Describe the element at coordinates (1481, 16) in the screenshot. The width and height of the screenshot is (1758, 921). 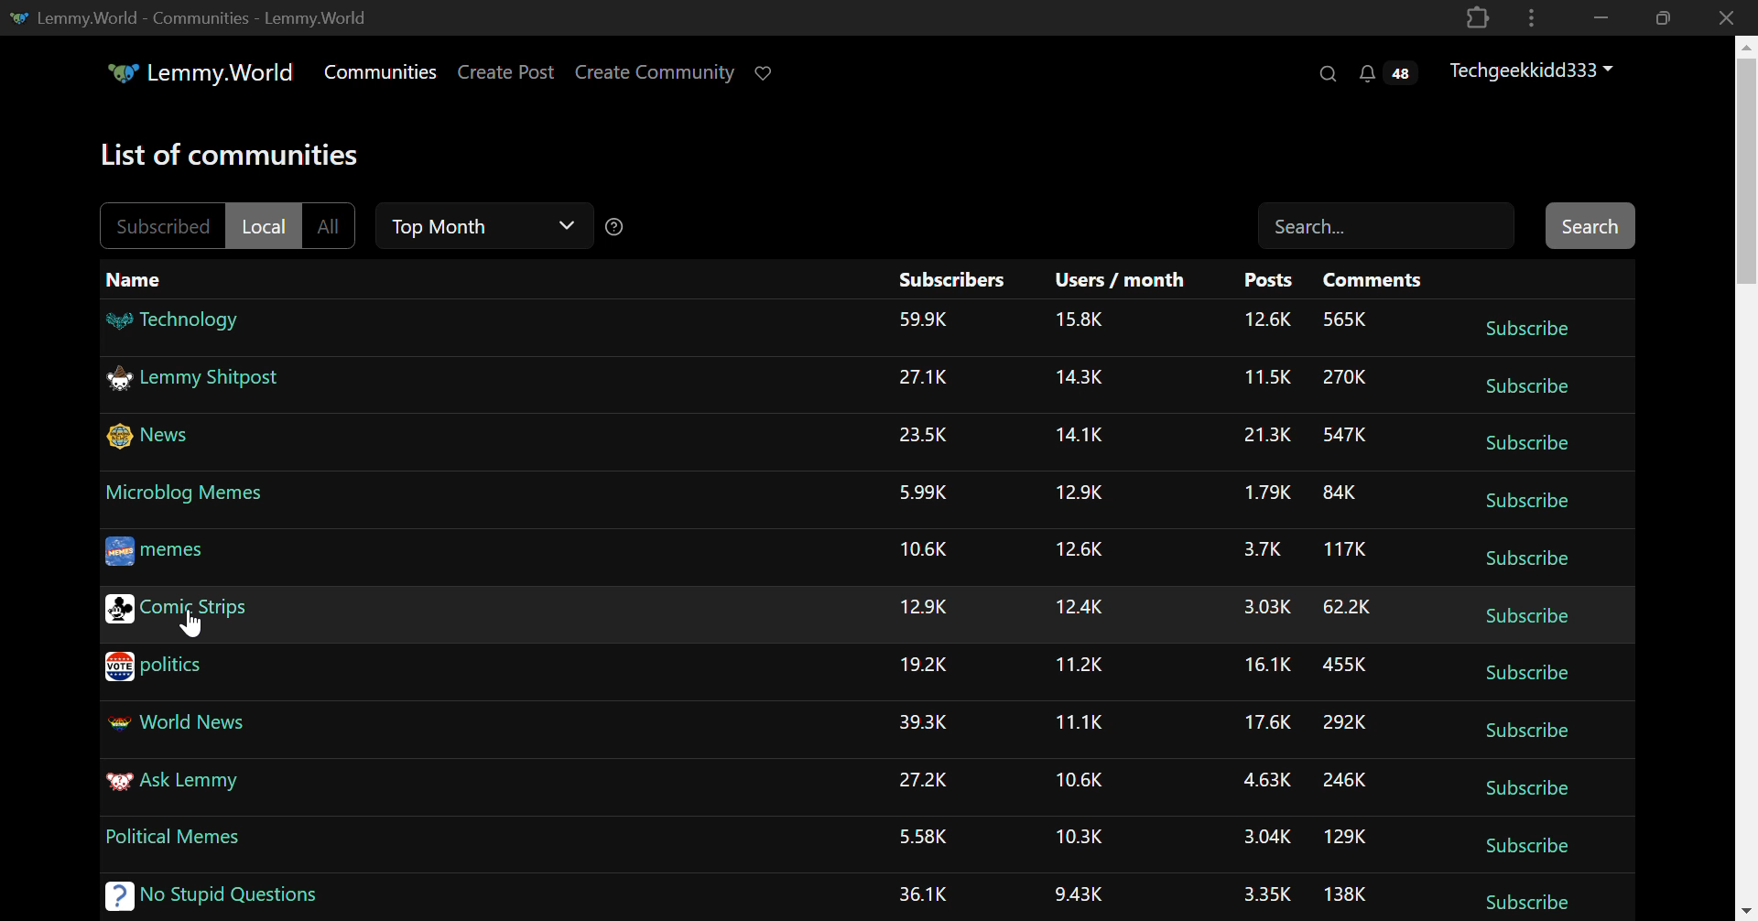
I see `Application Extension` at that location.